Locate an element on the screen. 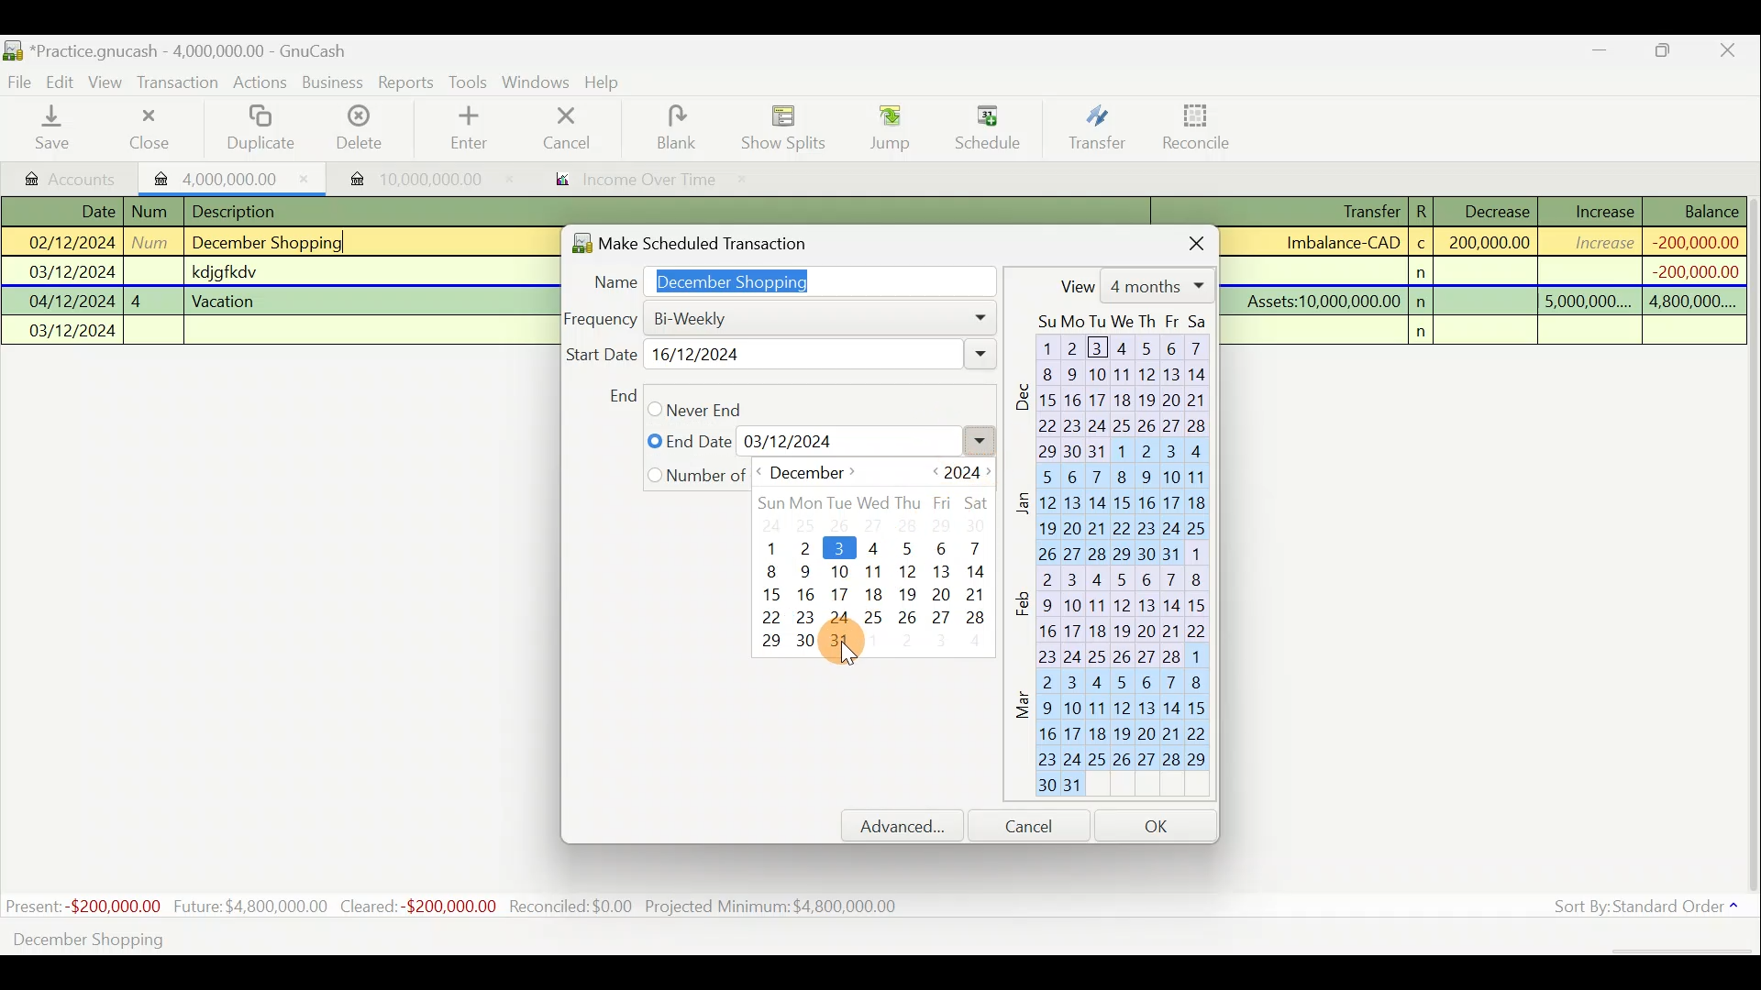 The image size is (1761, 990). Maximise is located at coordinates (1665, 53).